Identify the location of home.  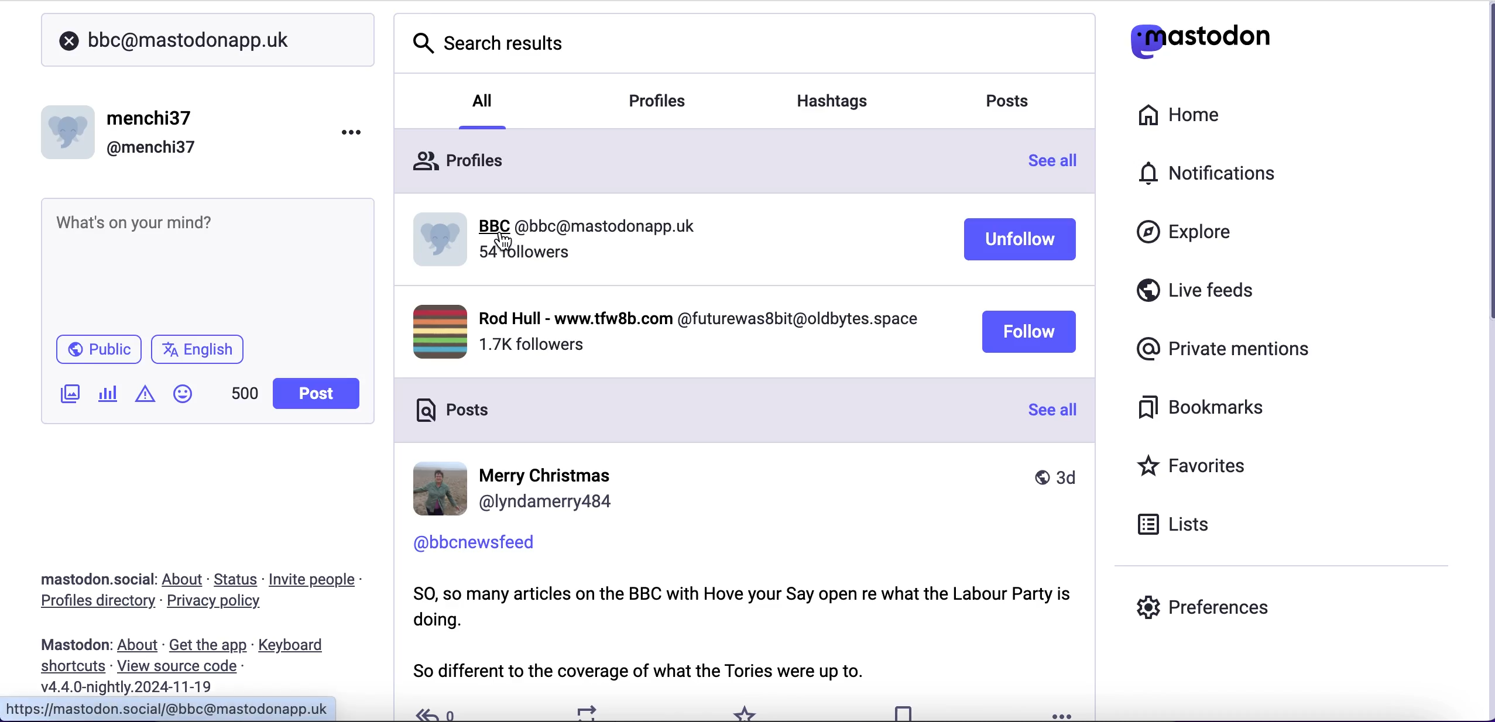
(1177, 115).